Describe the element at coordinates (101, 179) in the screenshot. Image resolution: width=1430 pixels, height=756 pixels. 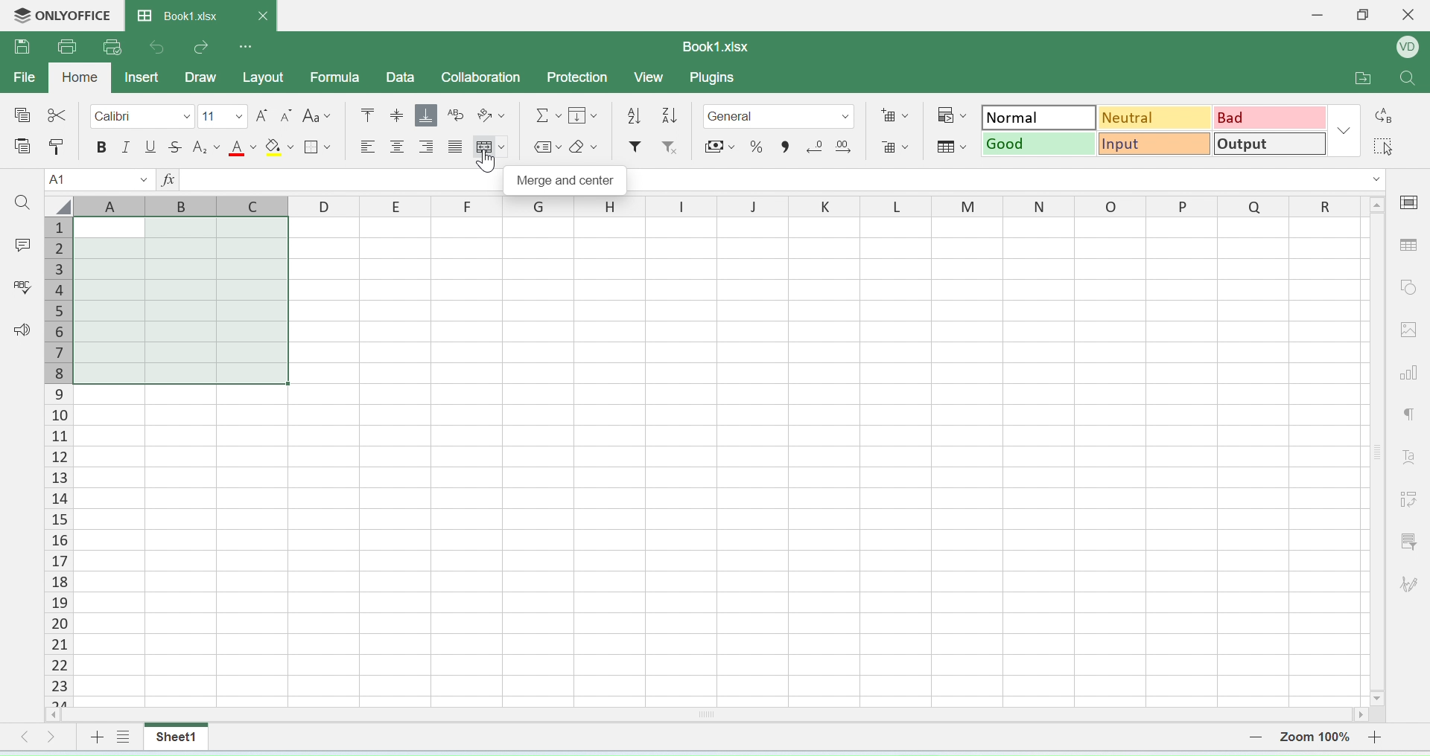
I see `cell name` at that location.